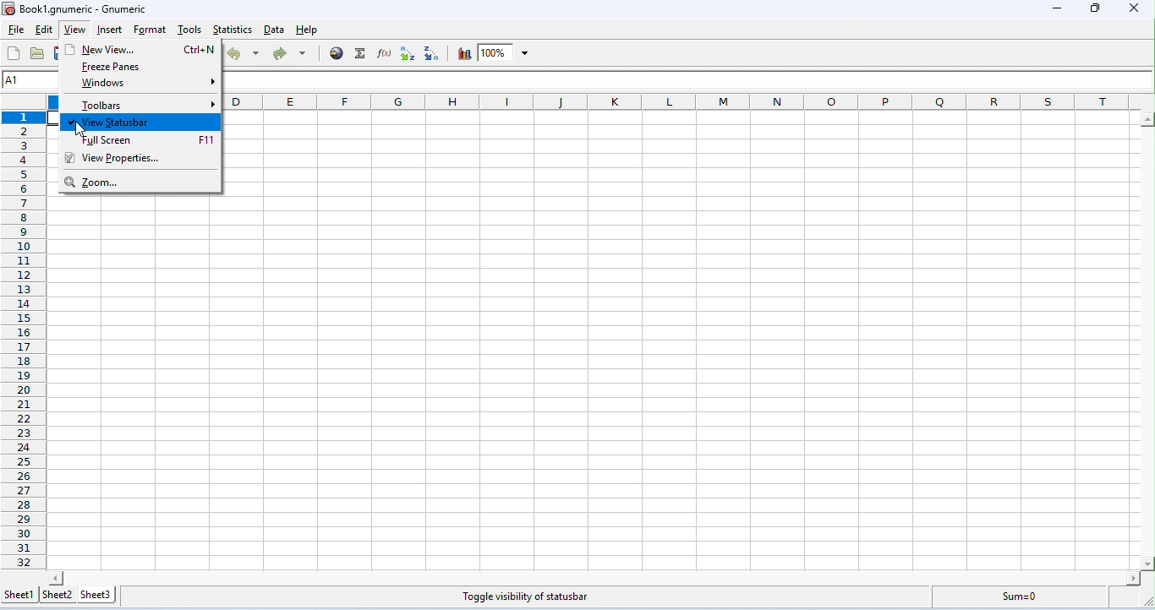 This screenshot has width=1155, height=610. What do you see at coordinates (307, 30) in the screenshot?
I see `help` at bounding box center [307, 30].